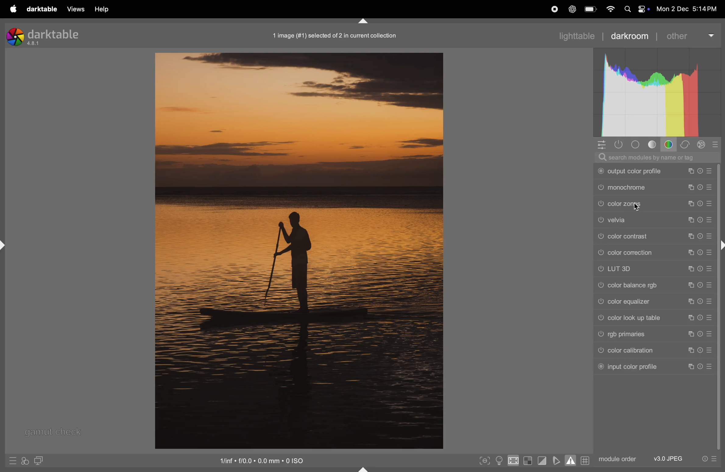 The image size is (725, 472). Describe the element at coordinates (44, 10) in the screenshot. I see `darktable` at that location.